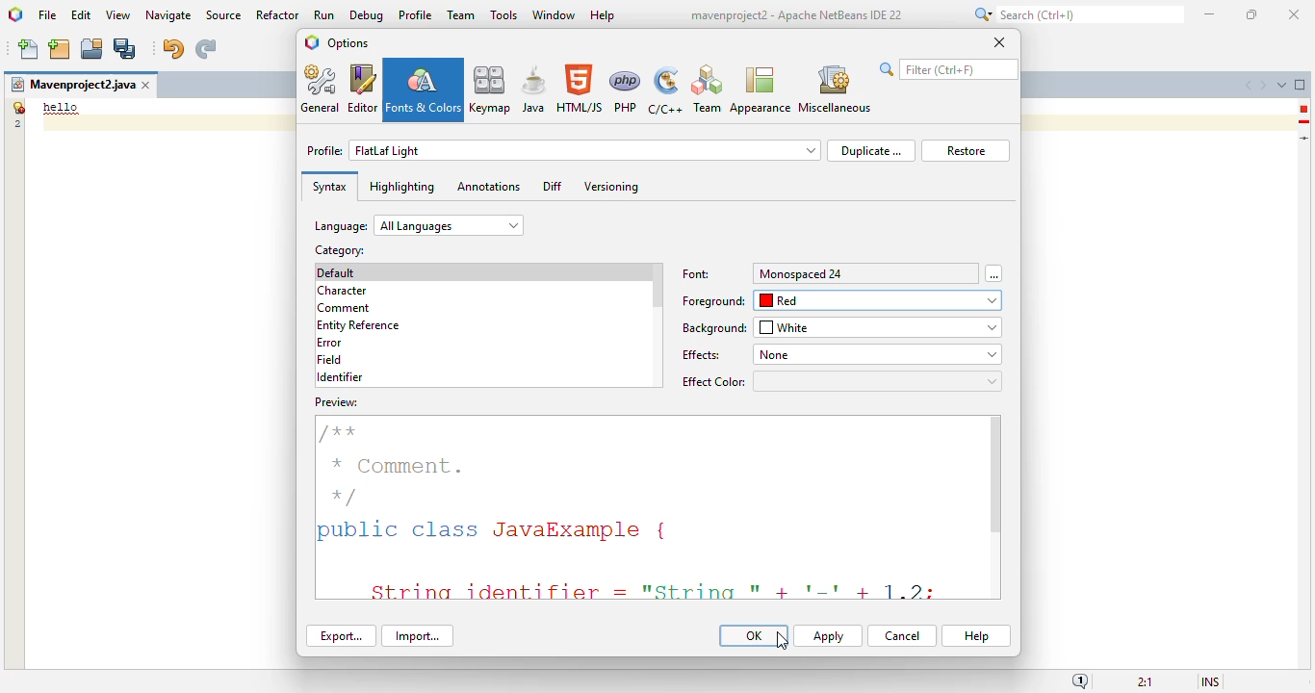 The height and width of the screenshot is (693, 1315). What do you see at coordinates (169, 15) in the screenshot?
I see `navigate` at bounding box center [169, 15].